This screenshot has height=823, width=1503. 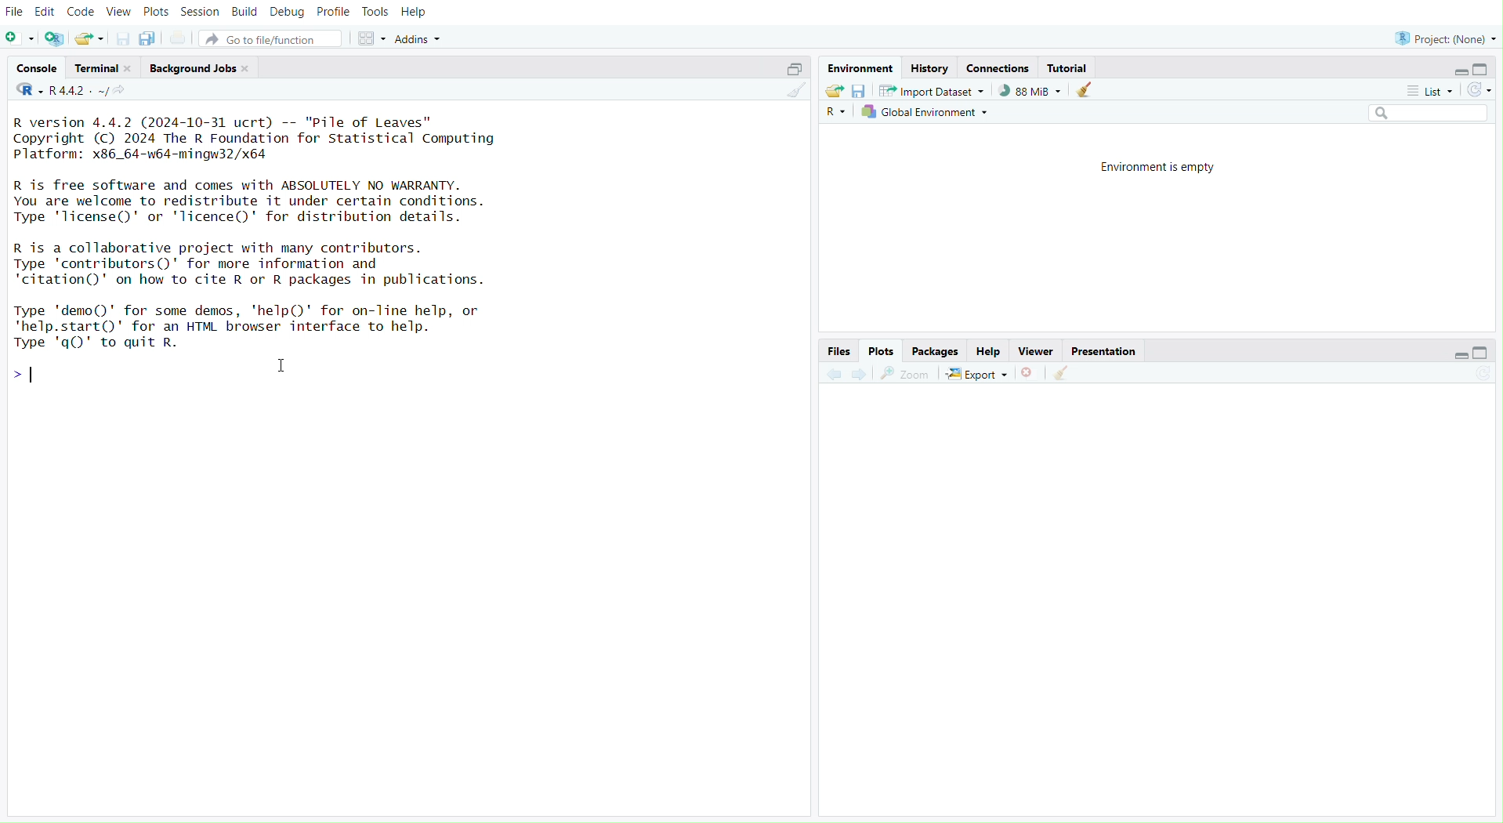 What do you see at coordinates (1488, 352) in the screenshot?
I see `Maximize` at bounding box center [1488, 352].